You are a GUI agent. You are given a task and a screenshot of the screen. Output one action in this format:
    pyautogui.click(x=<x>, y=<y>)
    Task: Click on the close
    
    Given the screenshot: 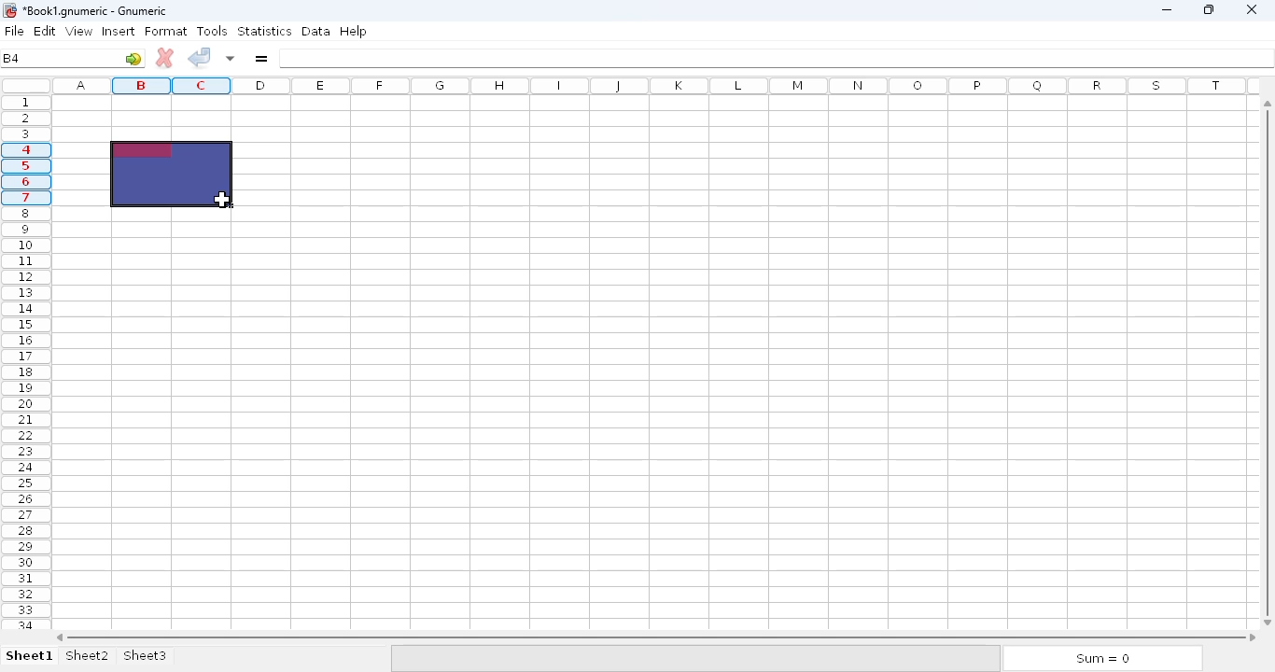 What is the action you would take?
    pyautogui.click(x=1252, y=16)
    